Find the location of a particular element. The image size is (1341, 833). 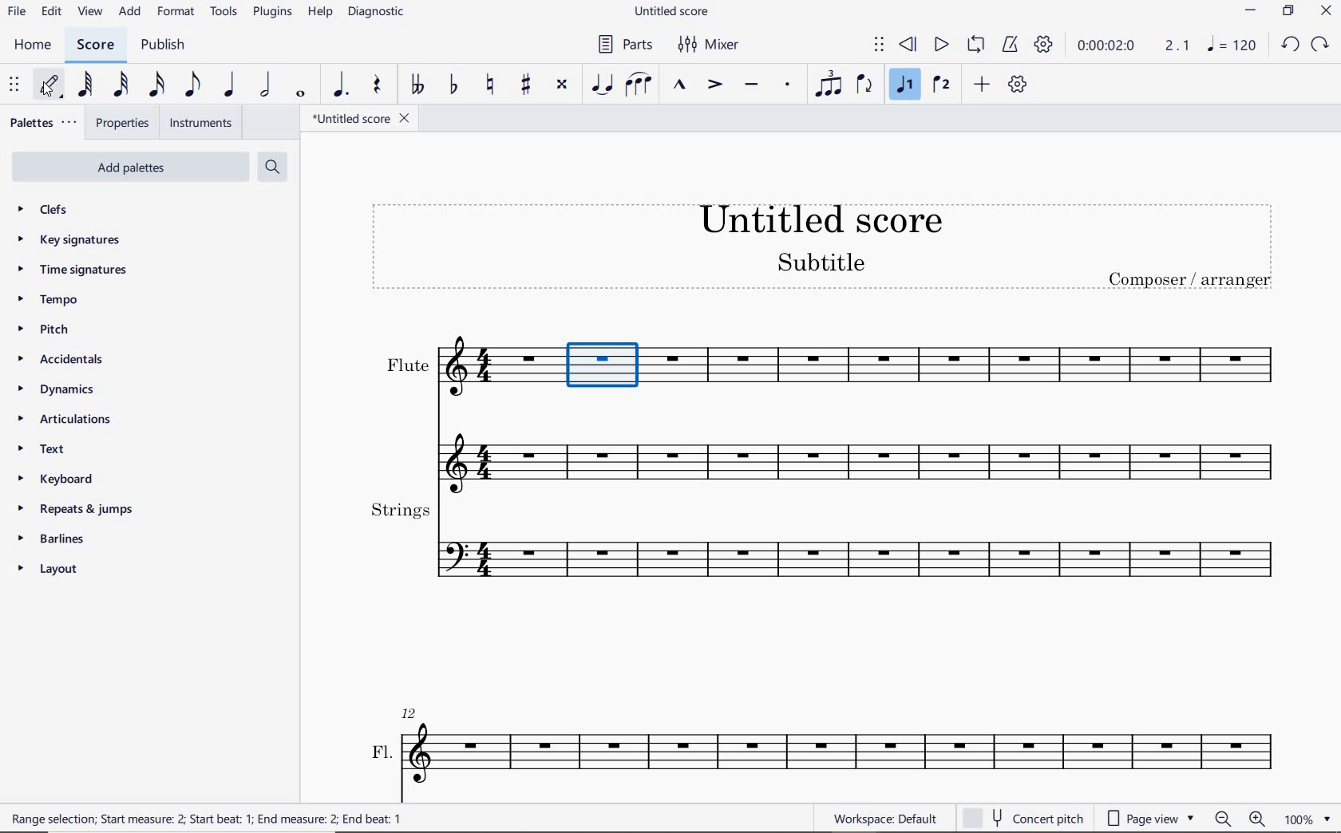

flute is located at coordinates (967, 369).